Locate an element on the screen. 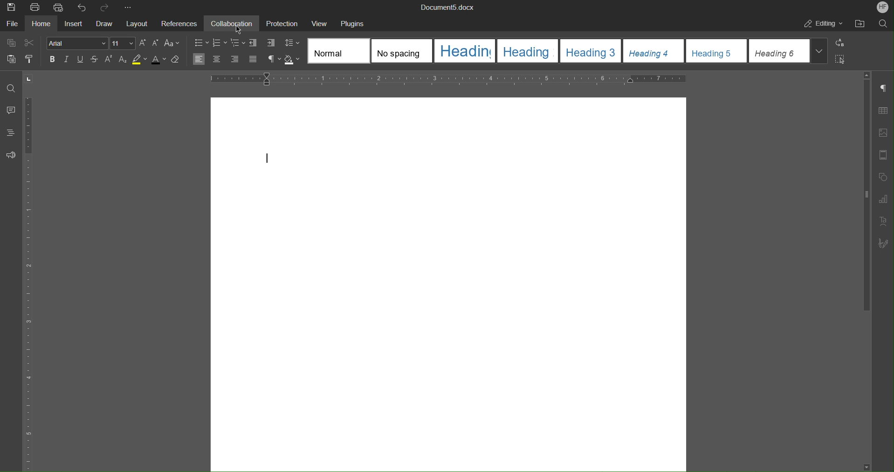 The image size is (894, 472). References is located at coordinates (182, 23).